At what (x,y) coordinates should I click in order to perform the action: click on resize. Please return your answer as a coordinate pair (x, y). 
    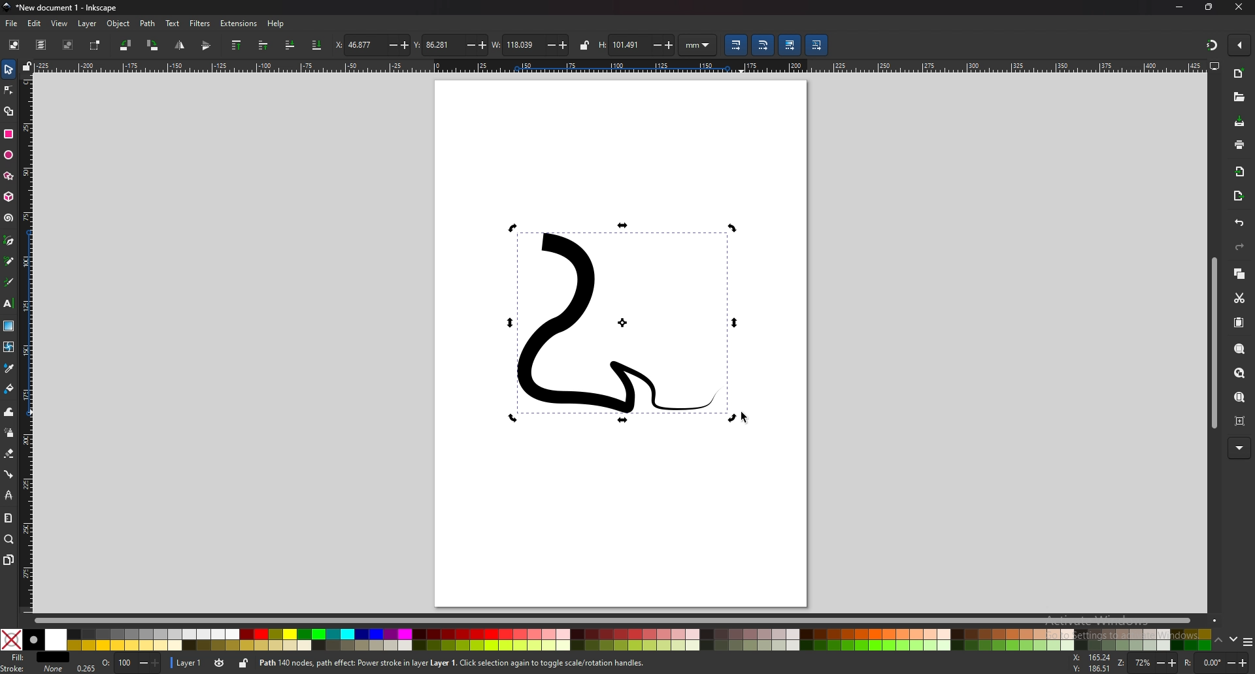
    Looking at the image, I should click on (1210, 8).